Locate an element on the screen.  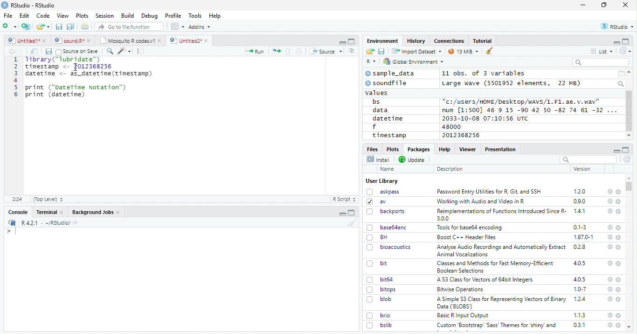
Numbering line is located at coordinates (15, 78).